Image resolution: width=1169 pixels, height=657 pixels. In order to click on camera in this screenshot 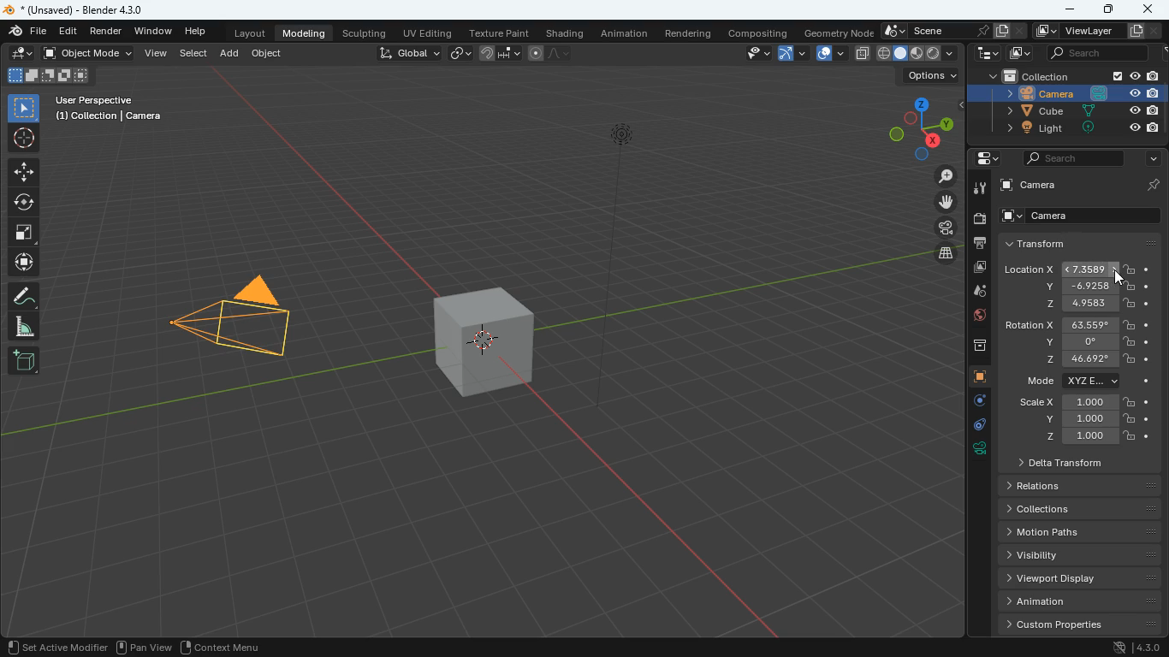, I will do `click(1078, 216)`.